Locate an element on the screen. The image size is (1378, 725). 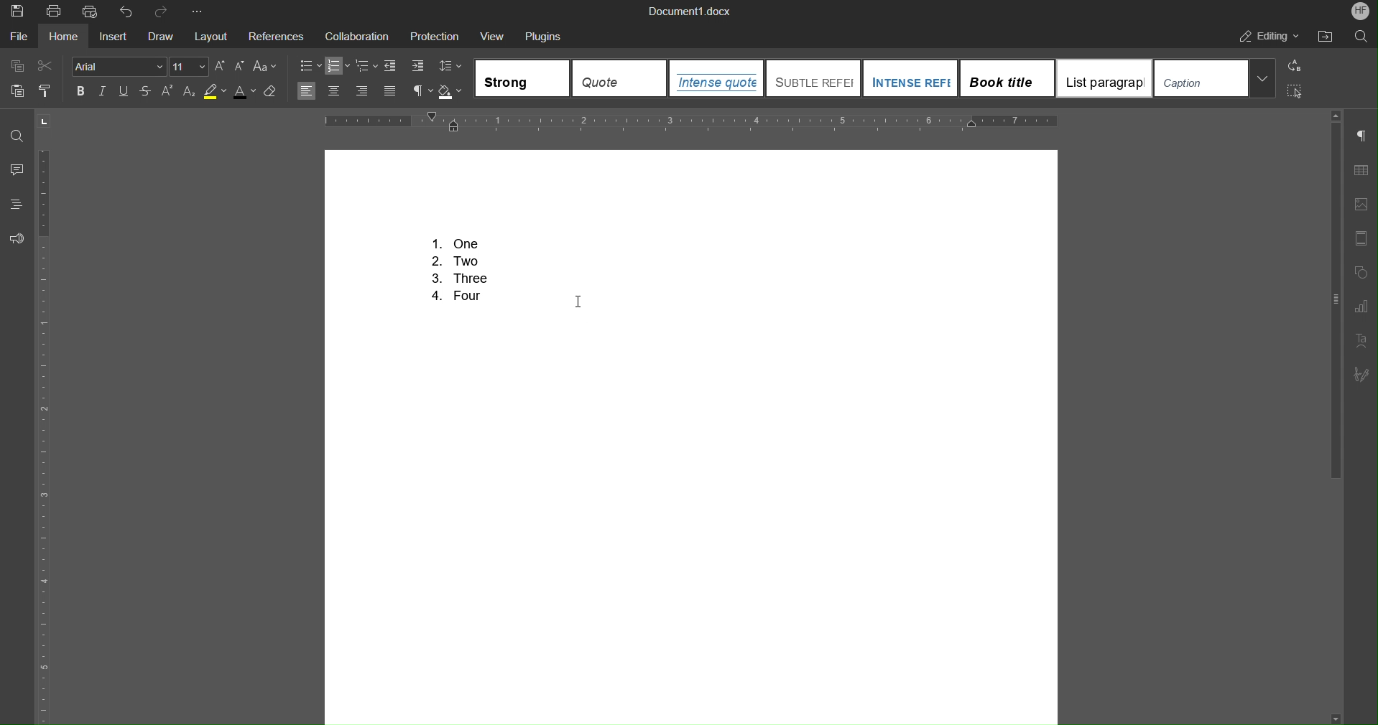
Font is located at coordinates (119, 66).